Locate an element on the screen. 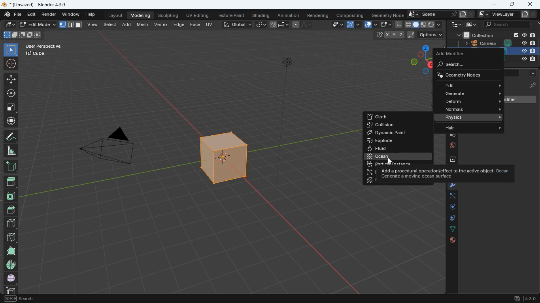 The width and height of the screenshot is (540, 303). drop is located at coordinates (448, 137).